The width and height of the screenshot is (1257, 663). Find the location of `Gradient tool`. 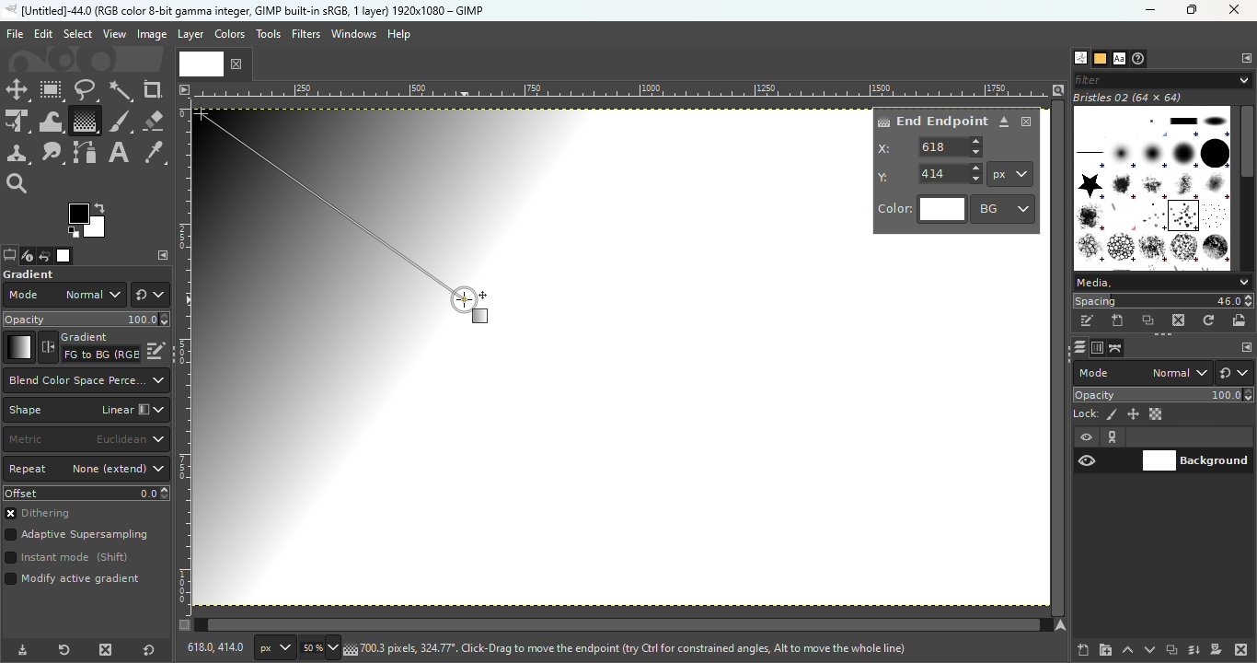

Gradient tool is located at coordinates (84, 121).